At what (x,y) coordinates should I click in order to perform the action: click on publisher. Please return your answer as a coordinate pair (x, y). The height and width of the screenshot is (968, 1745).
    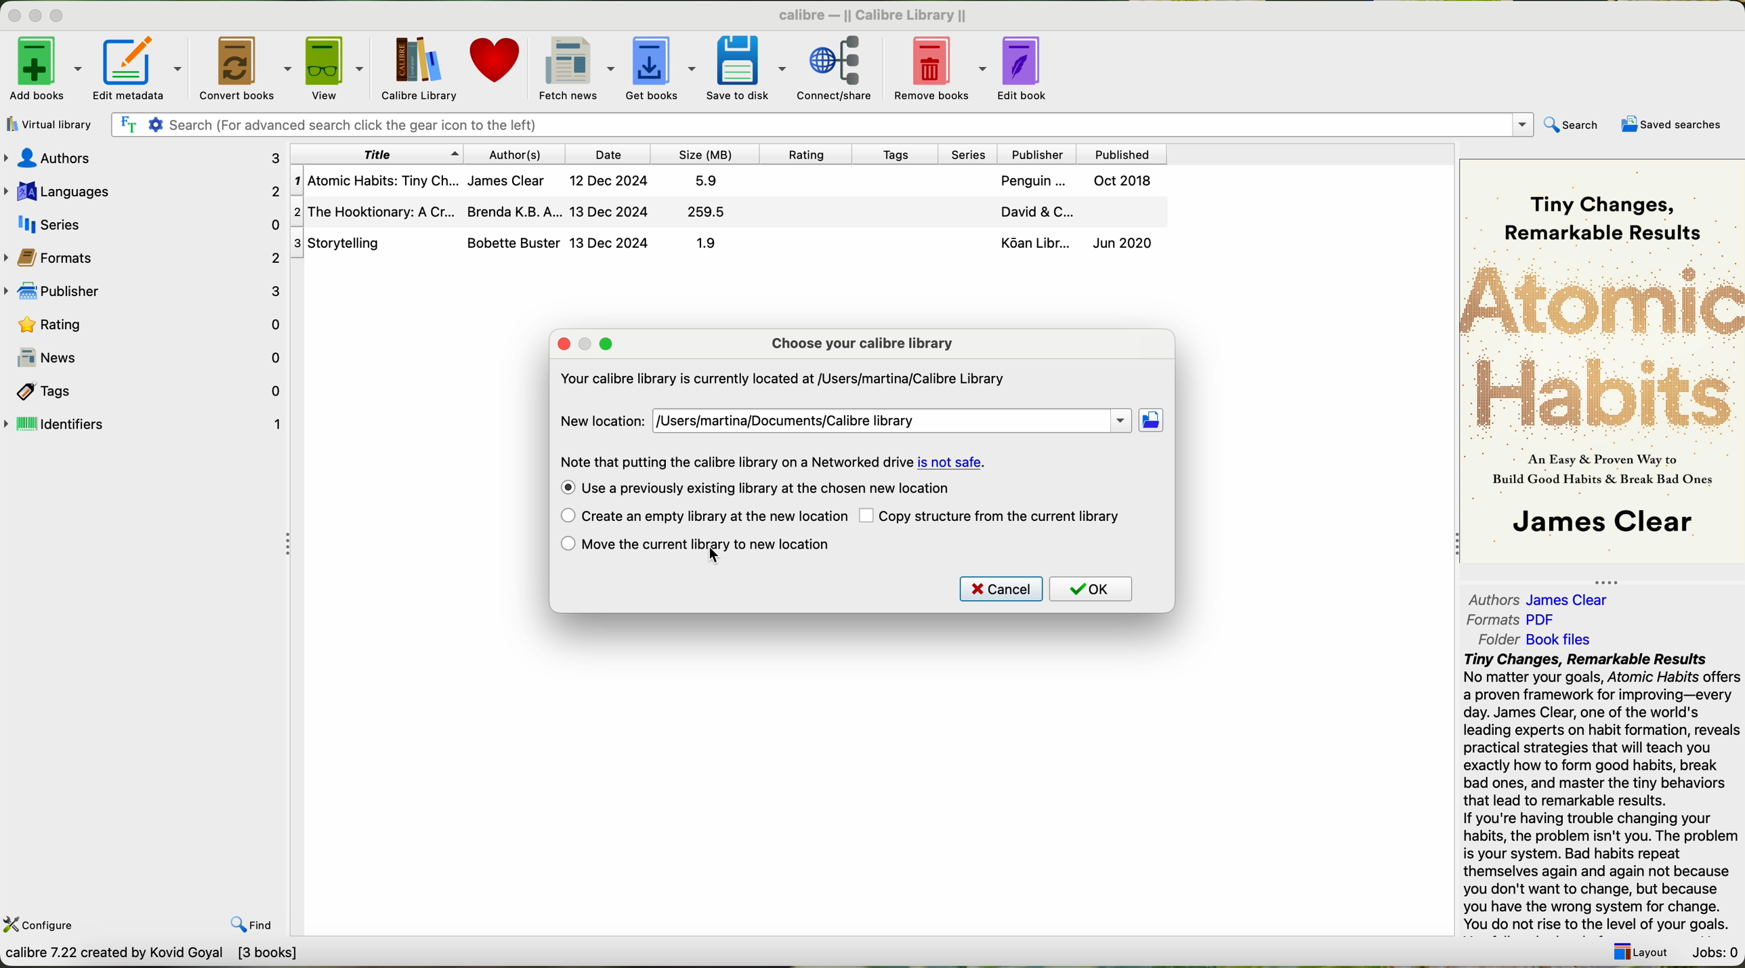
    Looking at the image, I should click on (145, 293).